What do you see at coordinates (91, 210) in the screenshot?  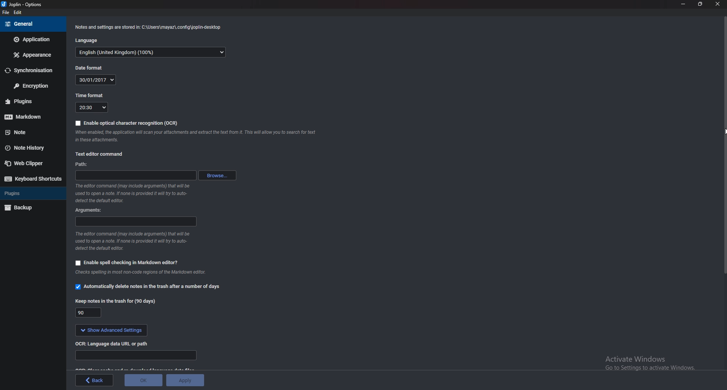 I see `Arguments` at bounding box center [91, 210].